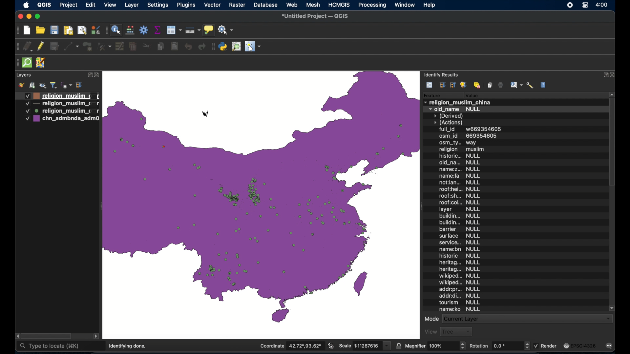 This screenshot has width=630, height=354. Describe the element at coordinates (253, 47) in the screenshot. I see `switches mouse to configurable pointer` at that location.